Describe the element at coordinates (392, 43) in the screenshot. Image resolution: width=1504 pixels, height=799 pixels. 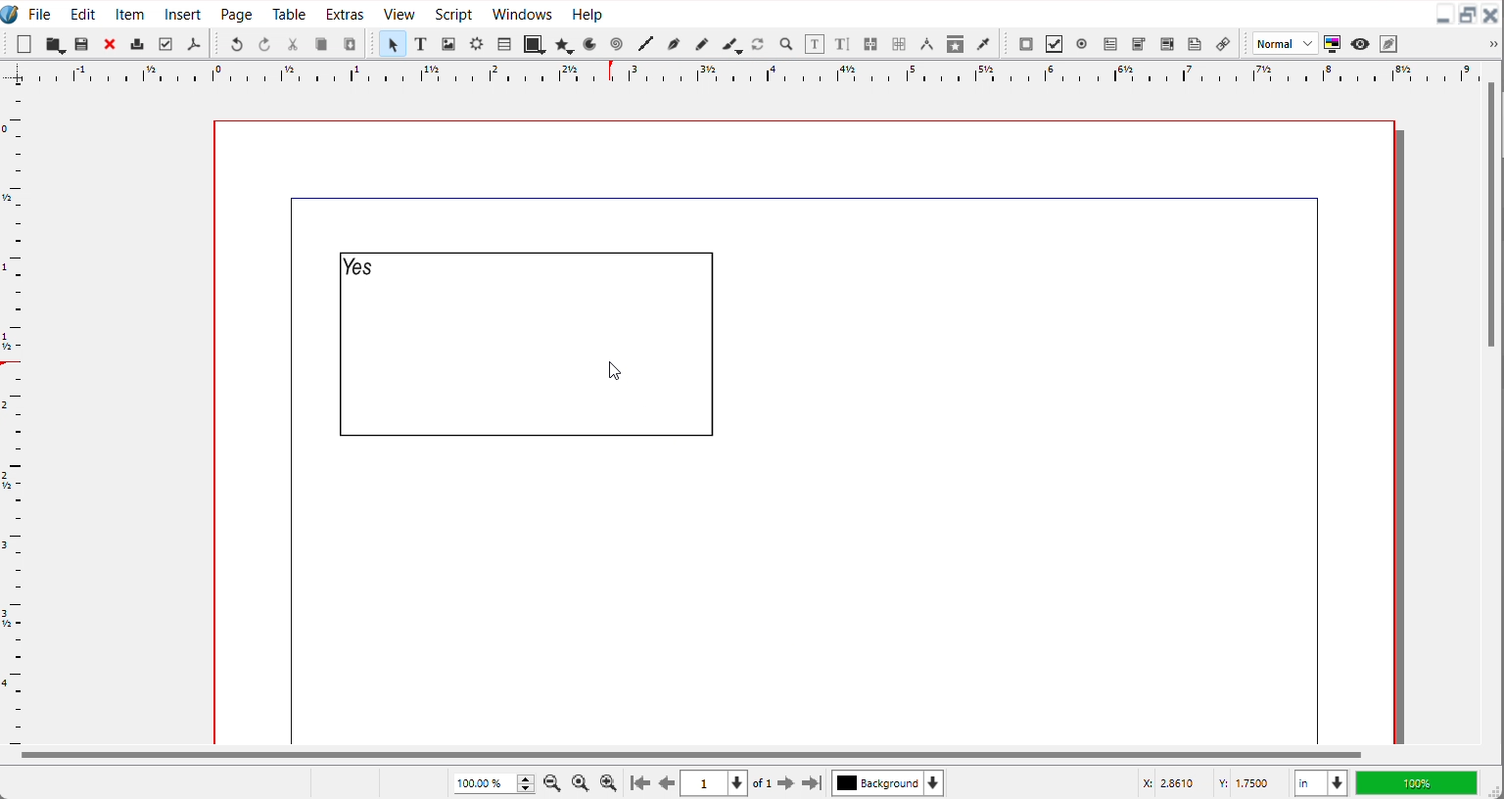
I see `Select item` at that location.